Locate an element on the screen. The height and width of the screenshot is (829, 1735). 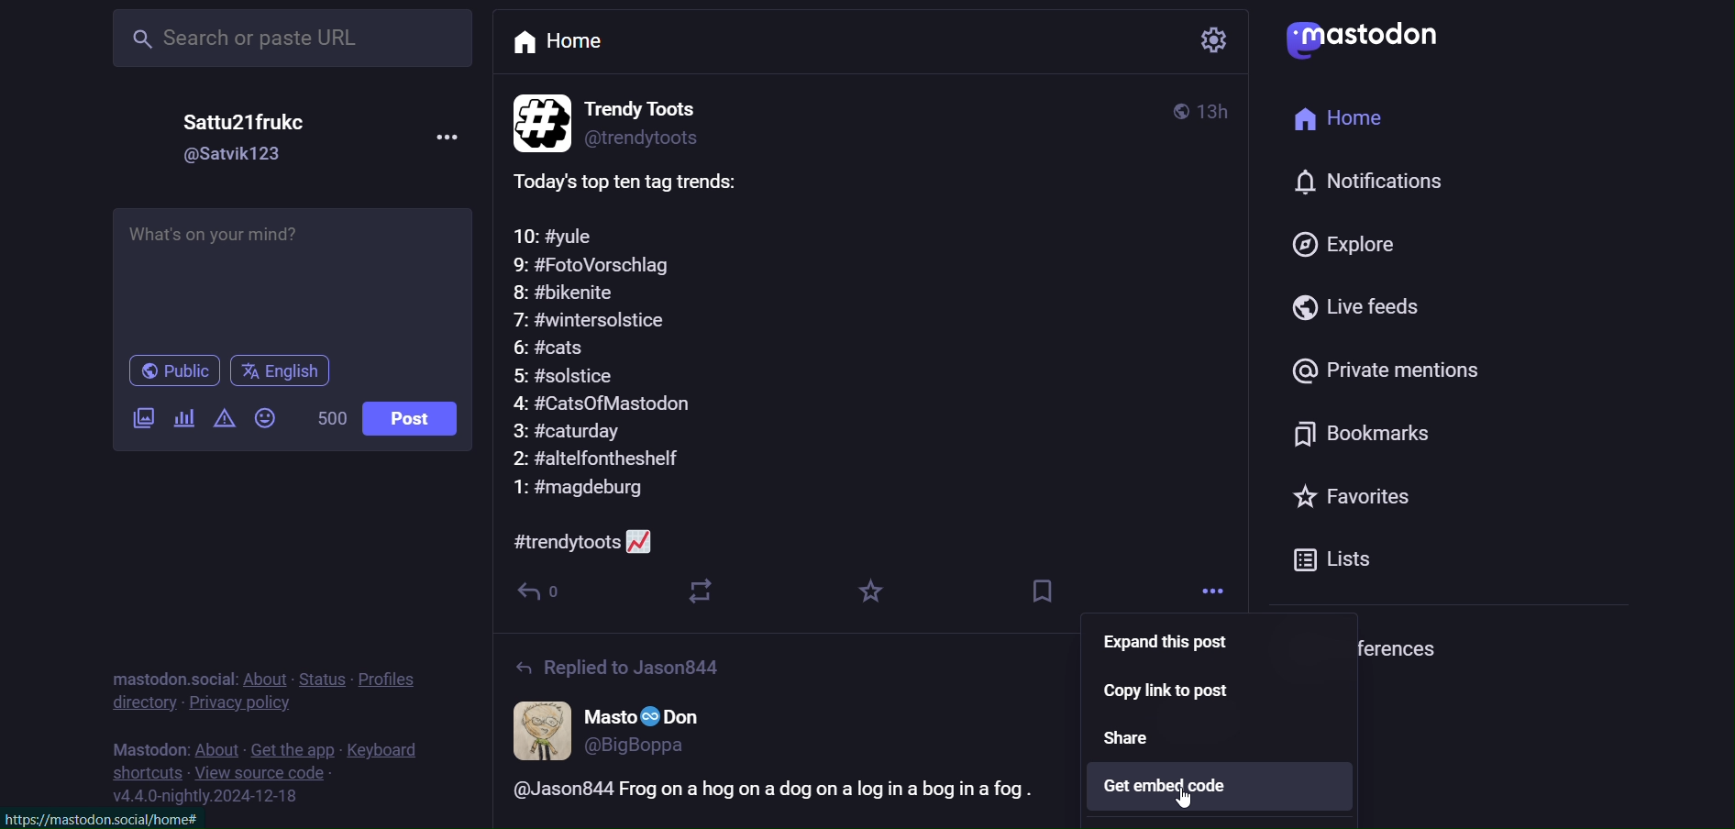
public is located at coordinates (164, 370).